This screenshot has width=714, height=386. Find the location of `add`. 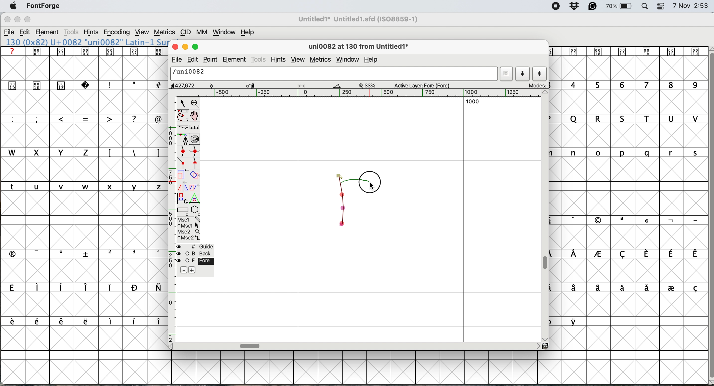

add is located at coordinates (192, 269).